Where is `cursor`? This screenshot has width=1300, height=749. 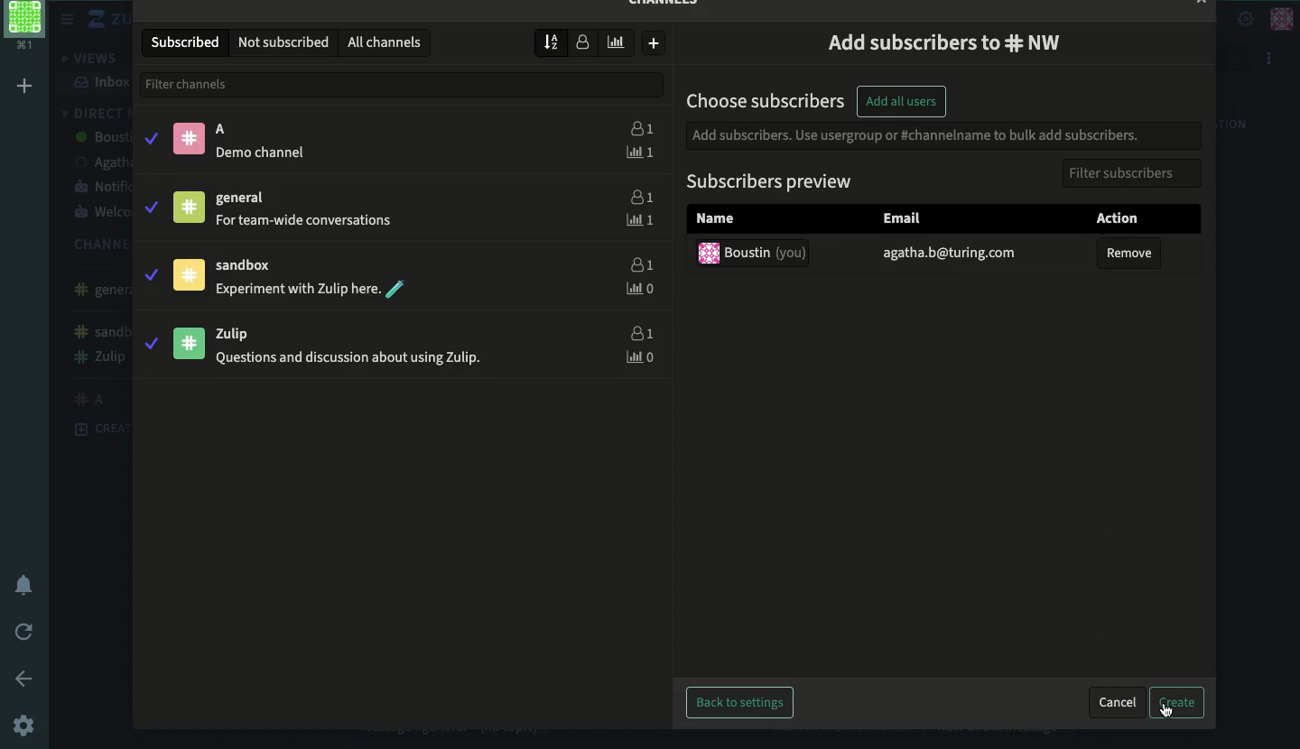
cursor is located at coordinates (1167, 716).